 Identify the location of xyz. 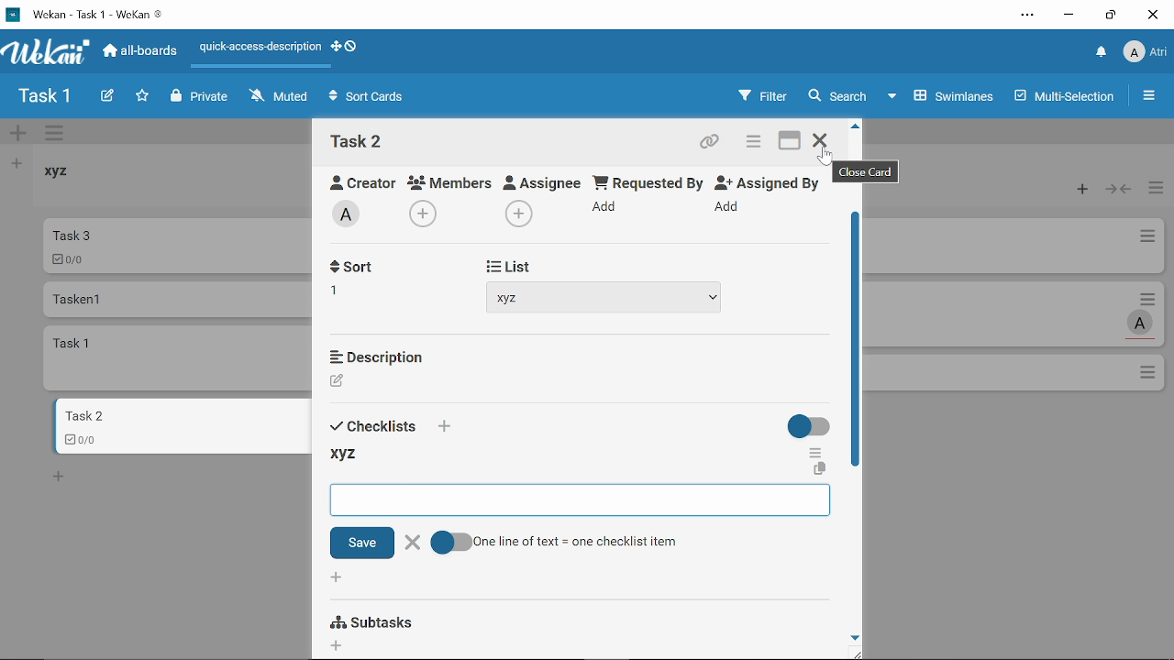
(608, 295).